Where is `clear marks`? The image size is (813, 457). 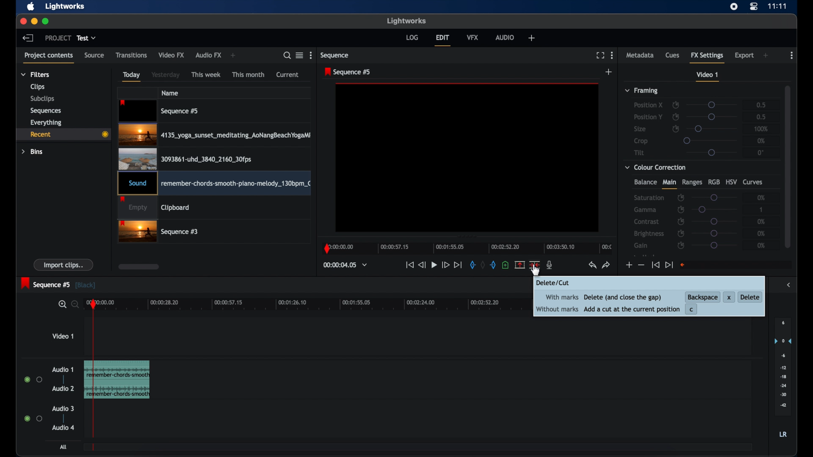
clear marks is located at coordinates (483, 265).